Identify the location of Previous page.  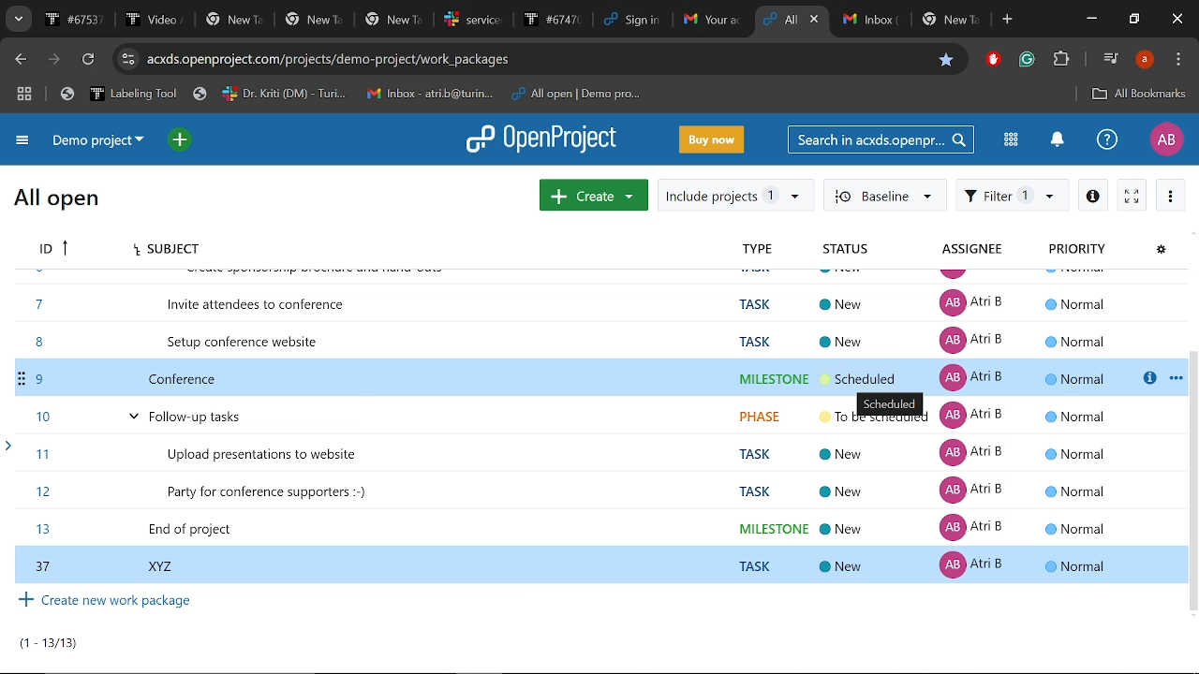
(23, 61).